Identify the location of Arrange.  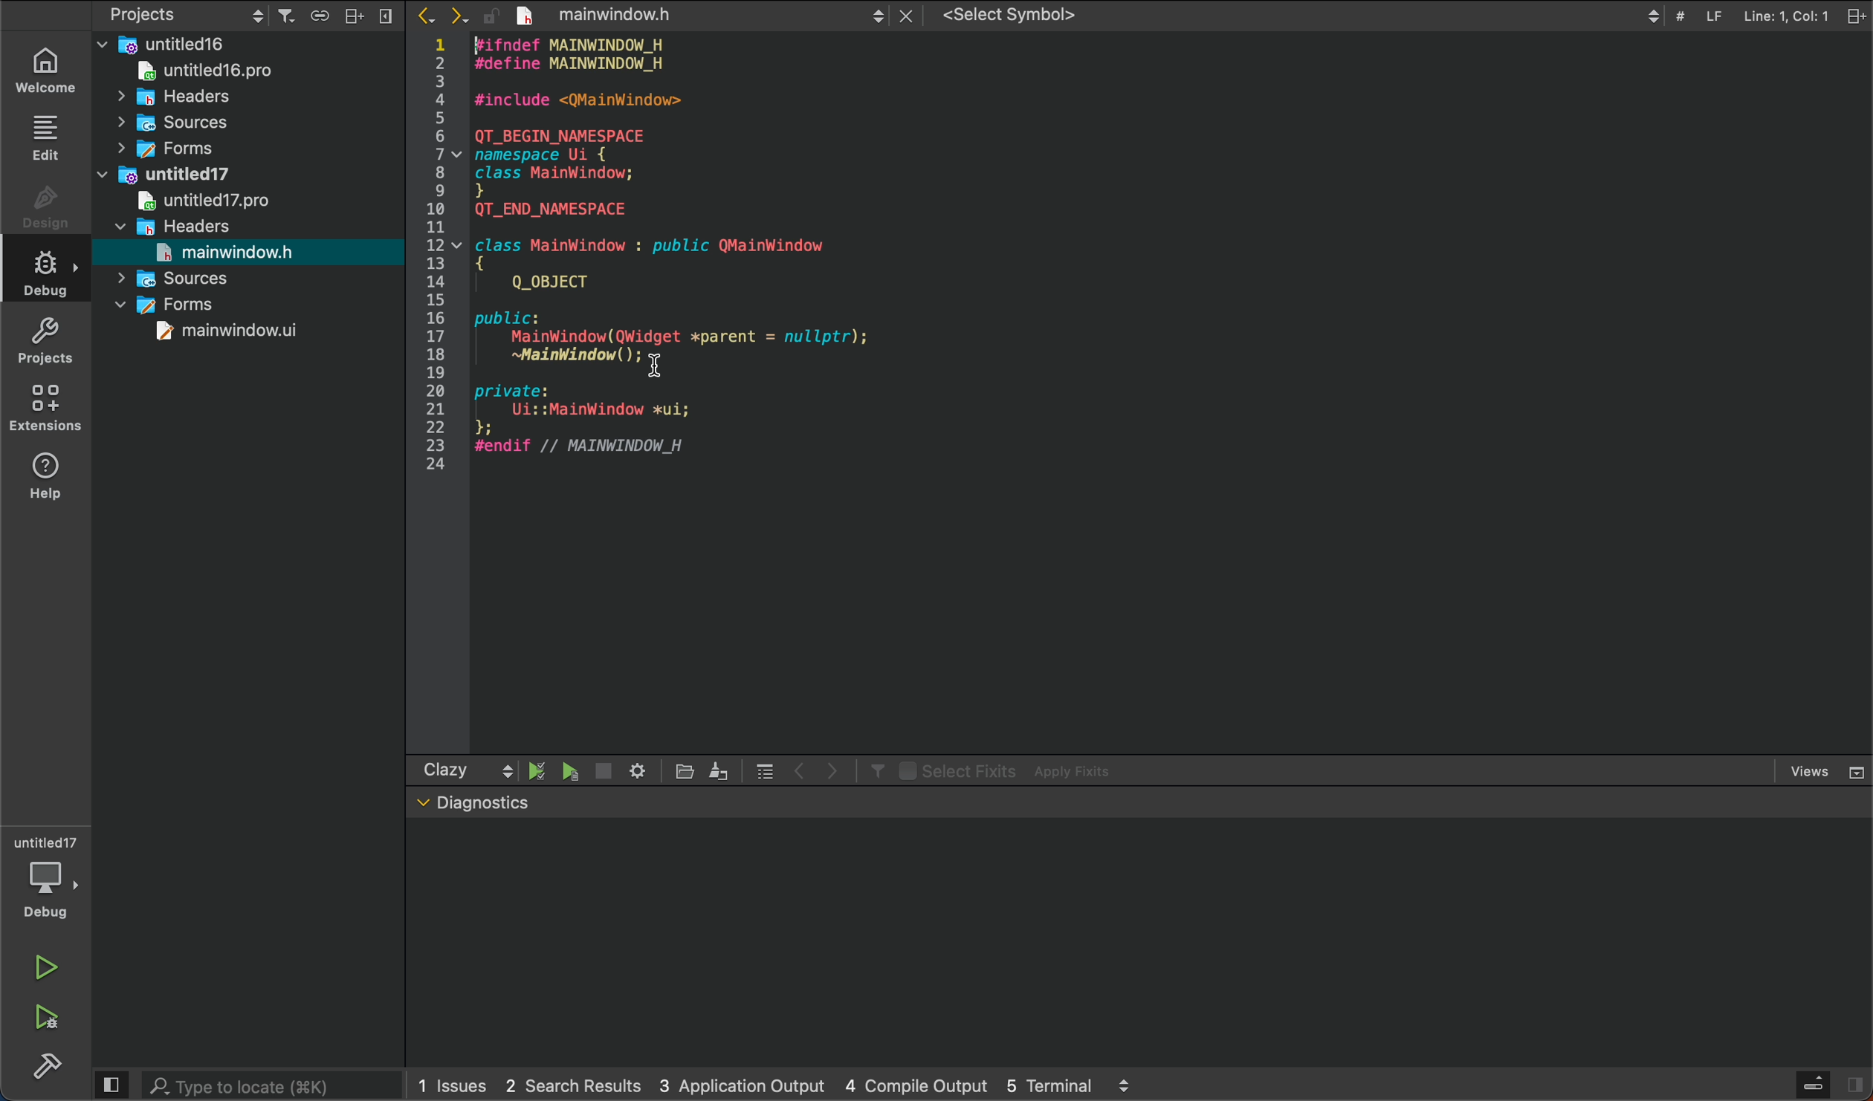
(350, 15).